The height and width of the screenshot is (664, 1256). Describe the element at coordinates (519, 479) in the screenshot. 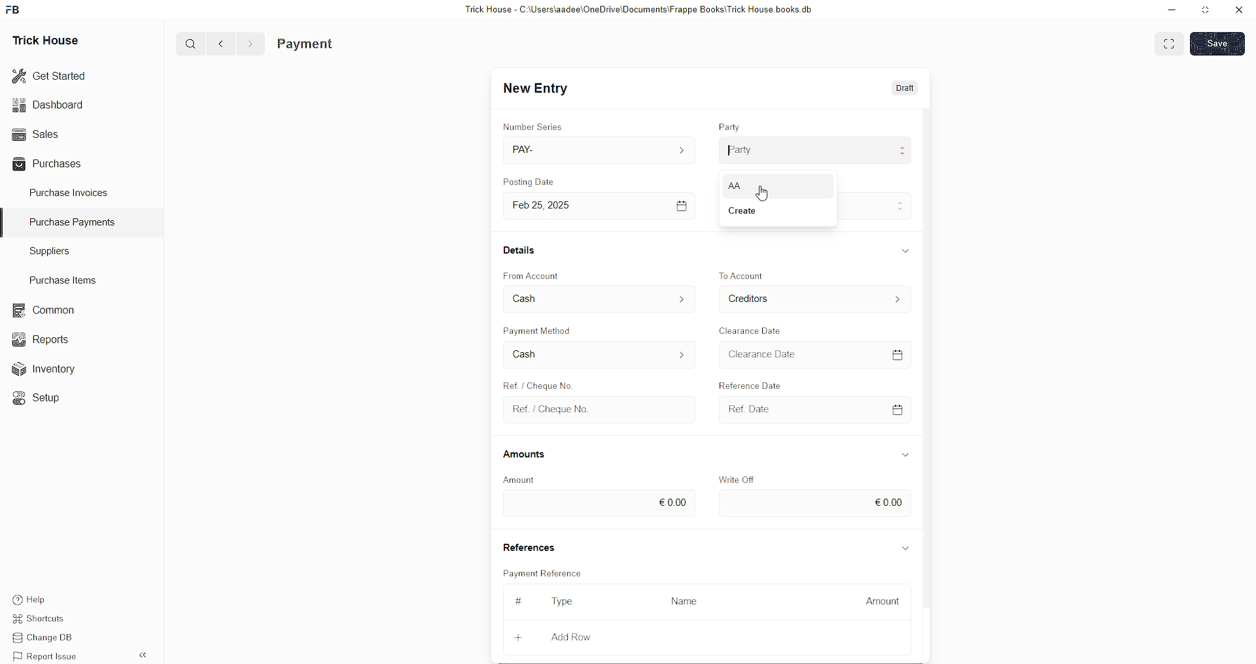

I see `Amount` at that location.